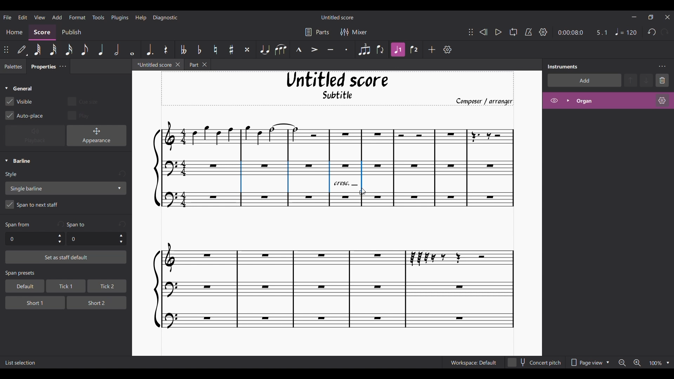  I want to click on Staccato, so click(347, 49).